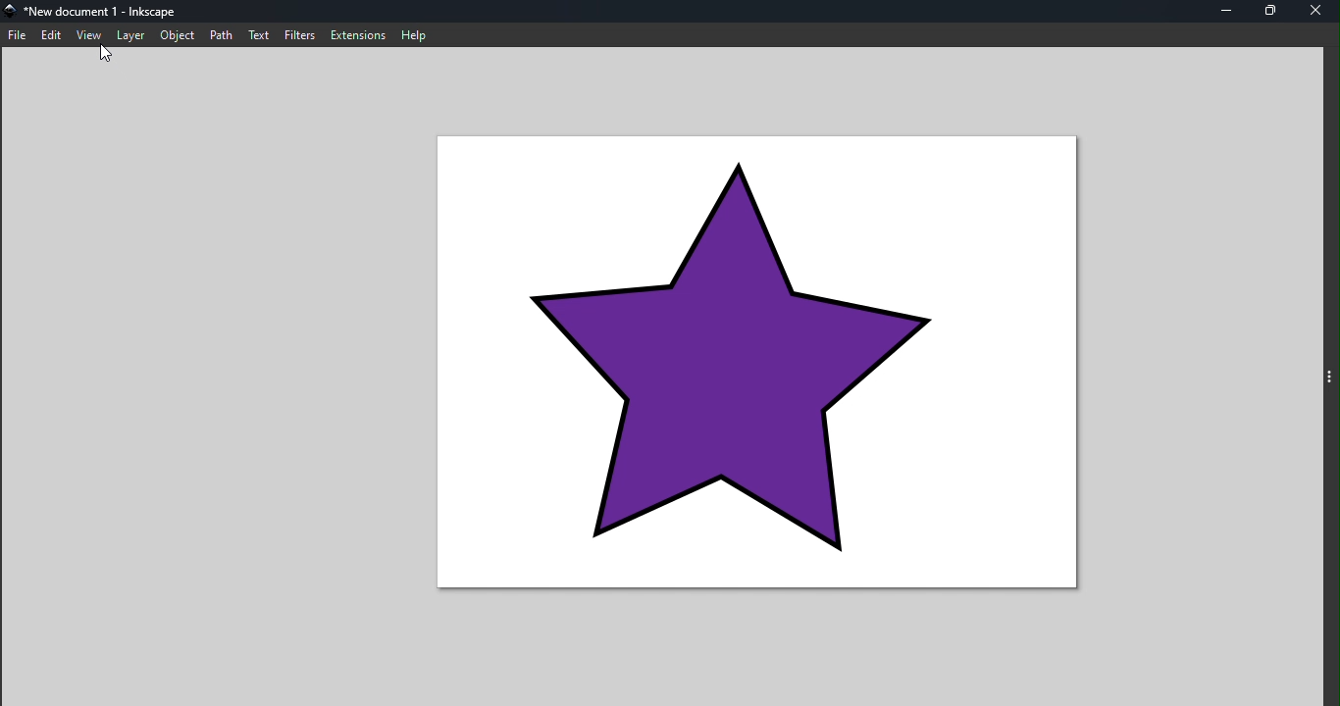  What do you see at coordinates (54, 35) in the screenshot?
I see `Edit` at bounding box center [54, 35].